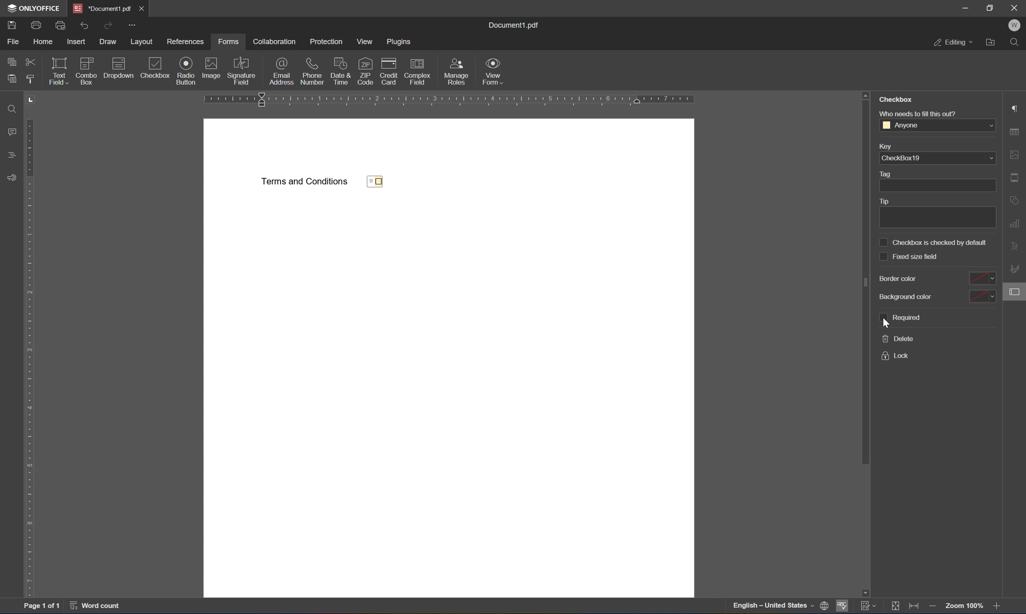 The image size is (1026, 614). What do you see at coordinates (888, 324) in the screenshot?
I see `cursor` at bounding box center [888, 324].